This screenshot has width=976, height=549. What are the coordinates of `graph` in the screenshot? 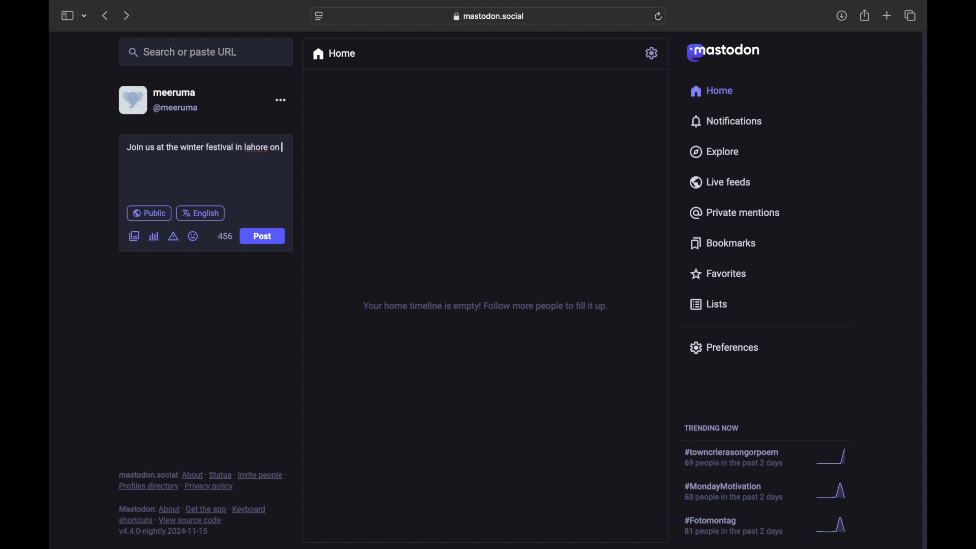 It's located at (834, 457).